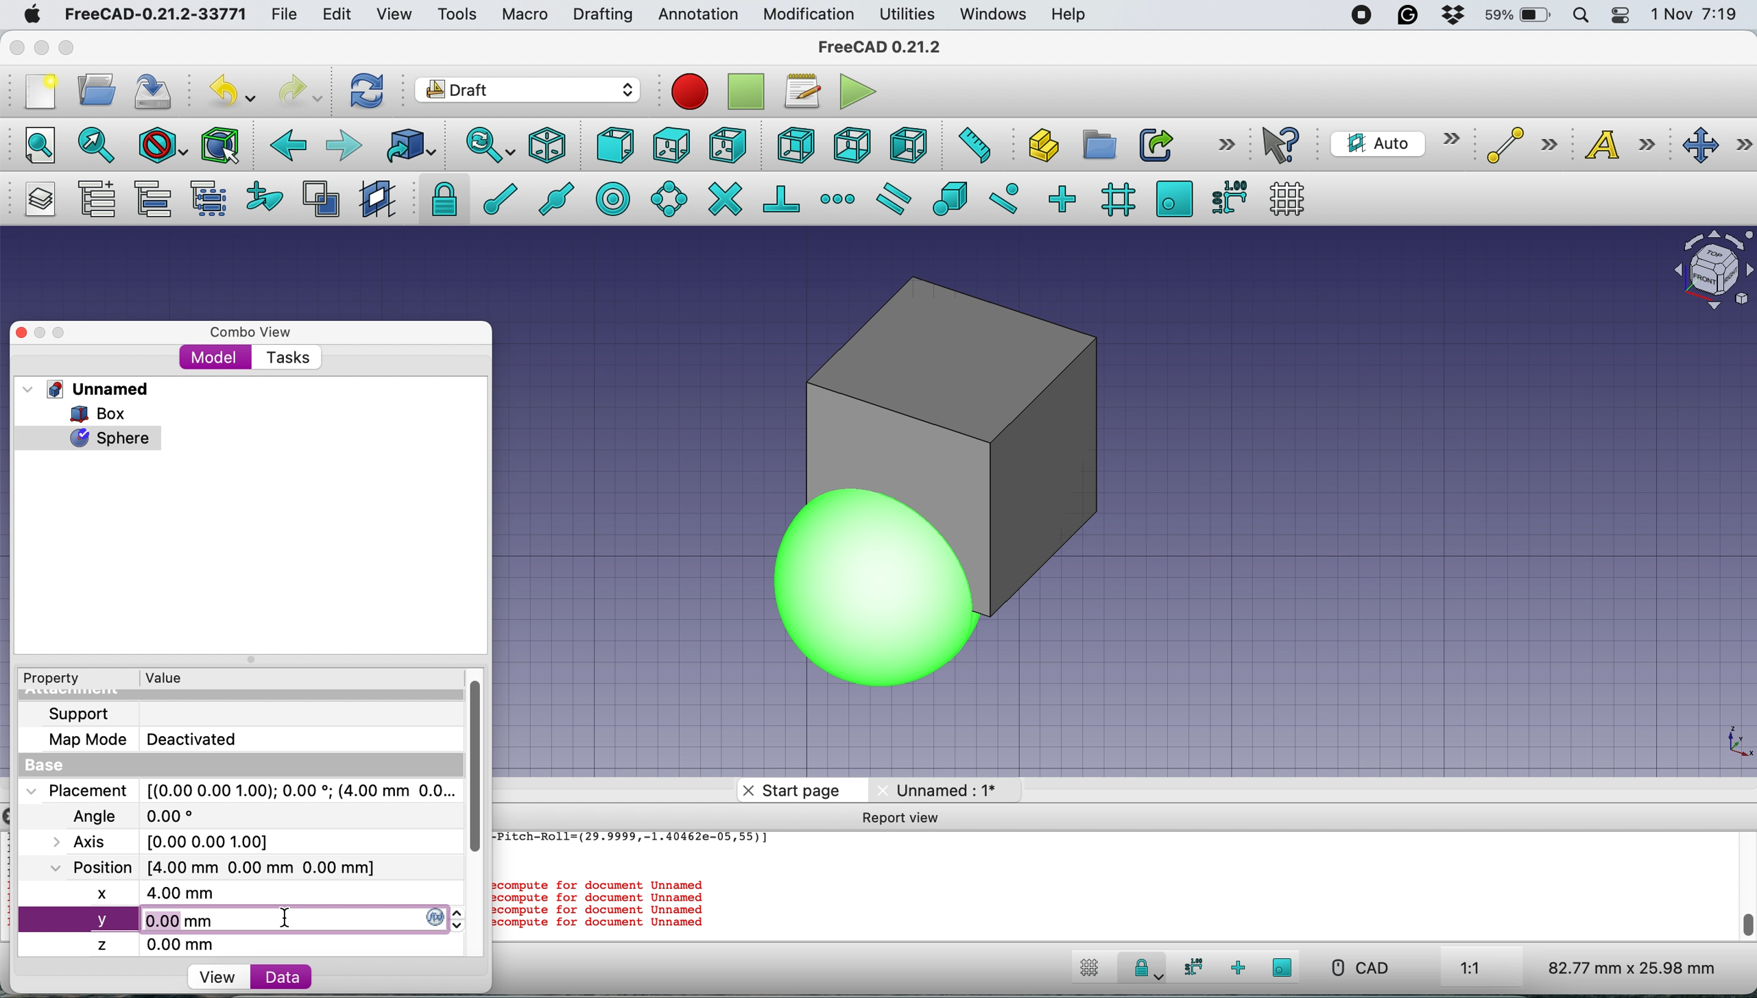 The height and width of the screenshot is (998, 1757). Describe the element at coordinates (100, 144) in the screenshot. I see `fit selections` at that location.